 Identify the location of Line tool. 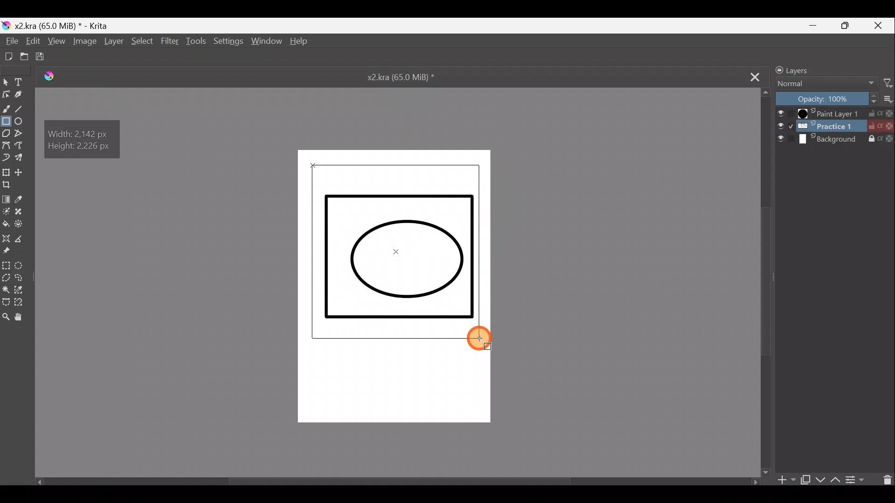
(24, 110).